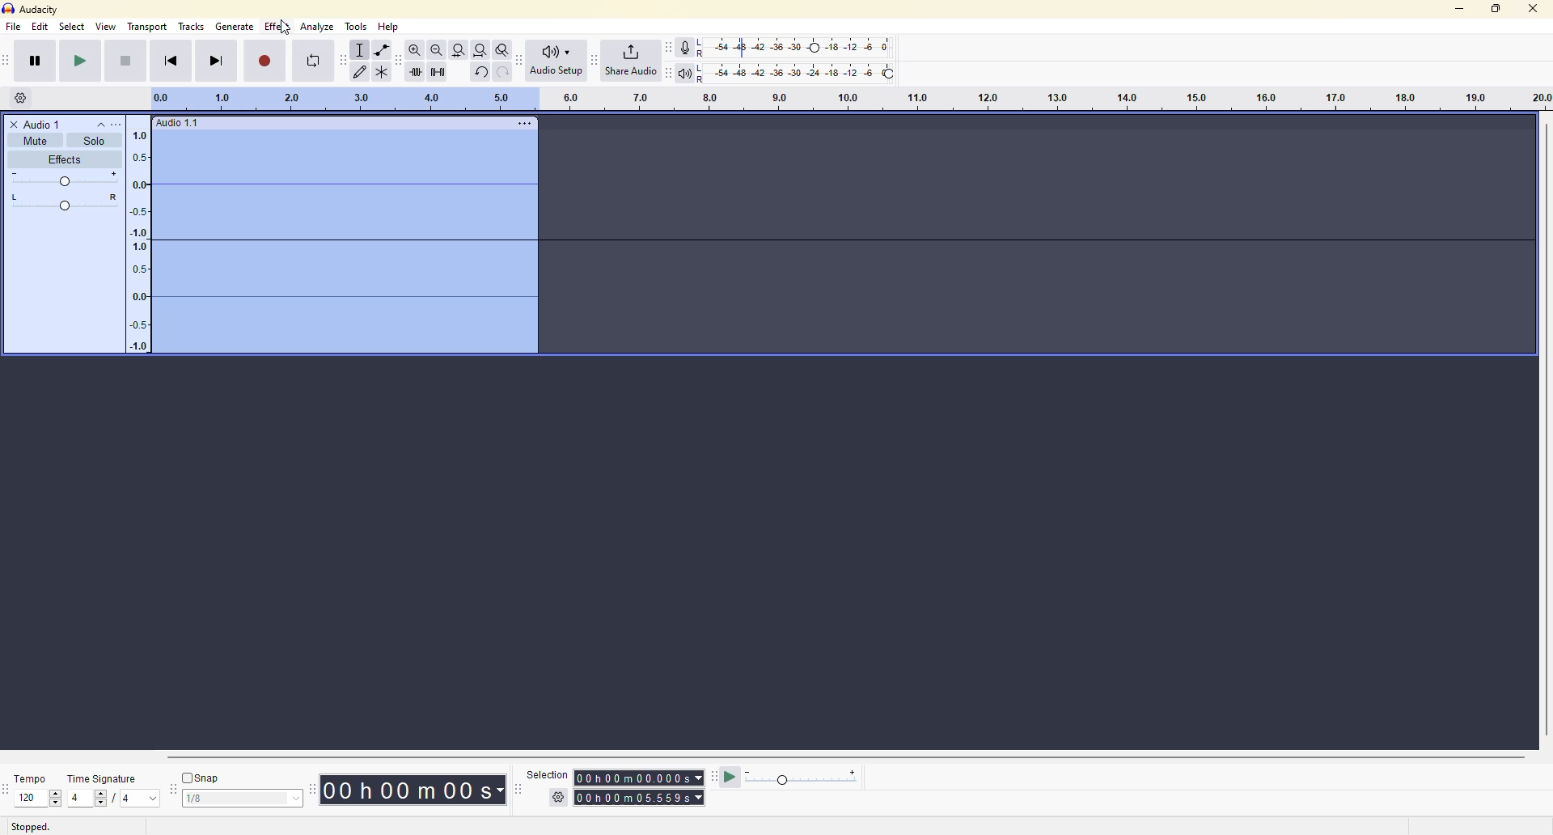 This screenshot has height=835, width=1553. I want to click on zoom toggle, so click(503, 49).